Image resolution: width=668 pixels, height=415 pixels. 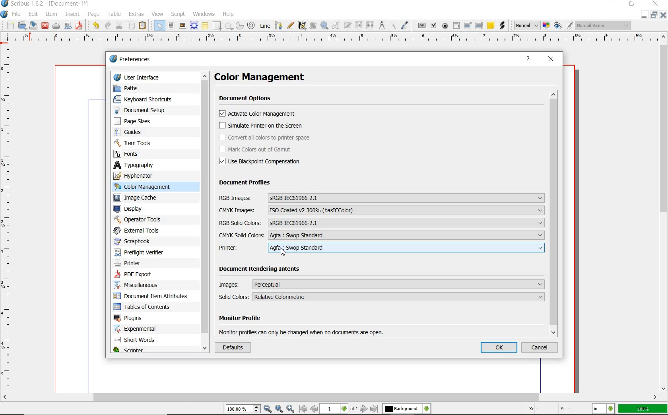 What do you see at coordinates (217, 26) in the screenshot?
I see `shape` at bounding box center [217, 26].